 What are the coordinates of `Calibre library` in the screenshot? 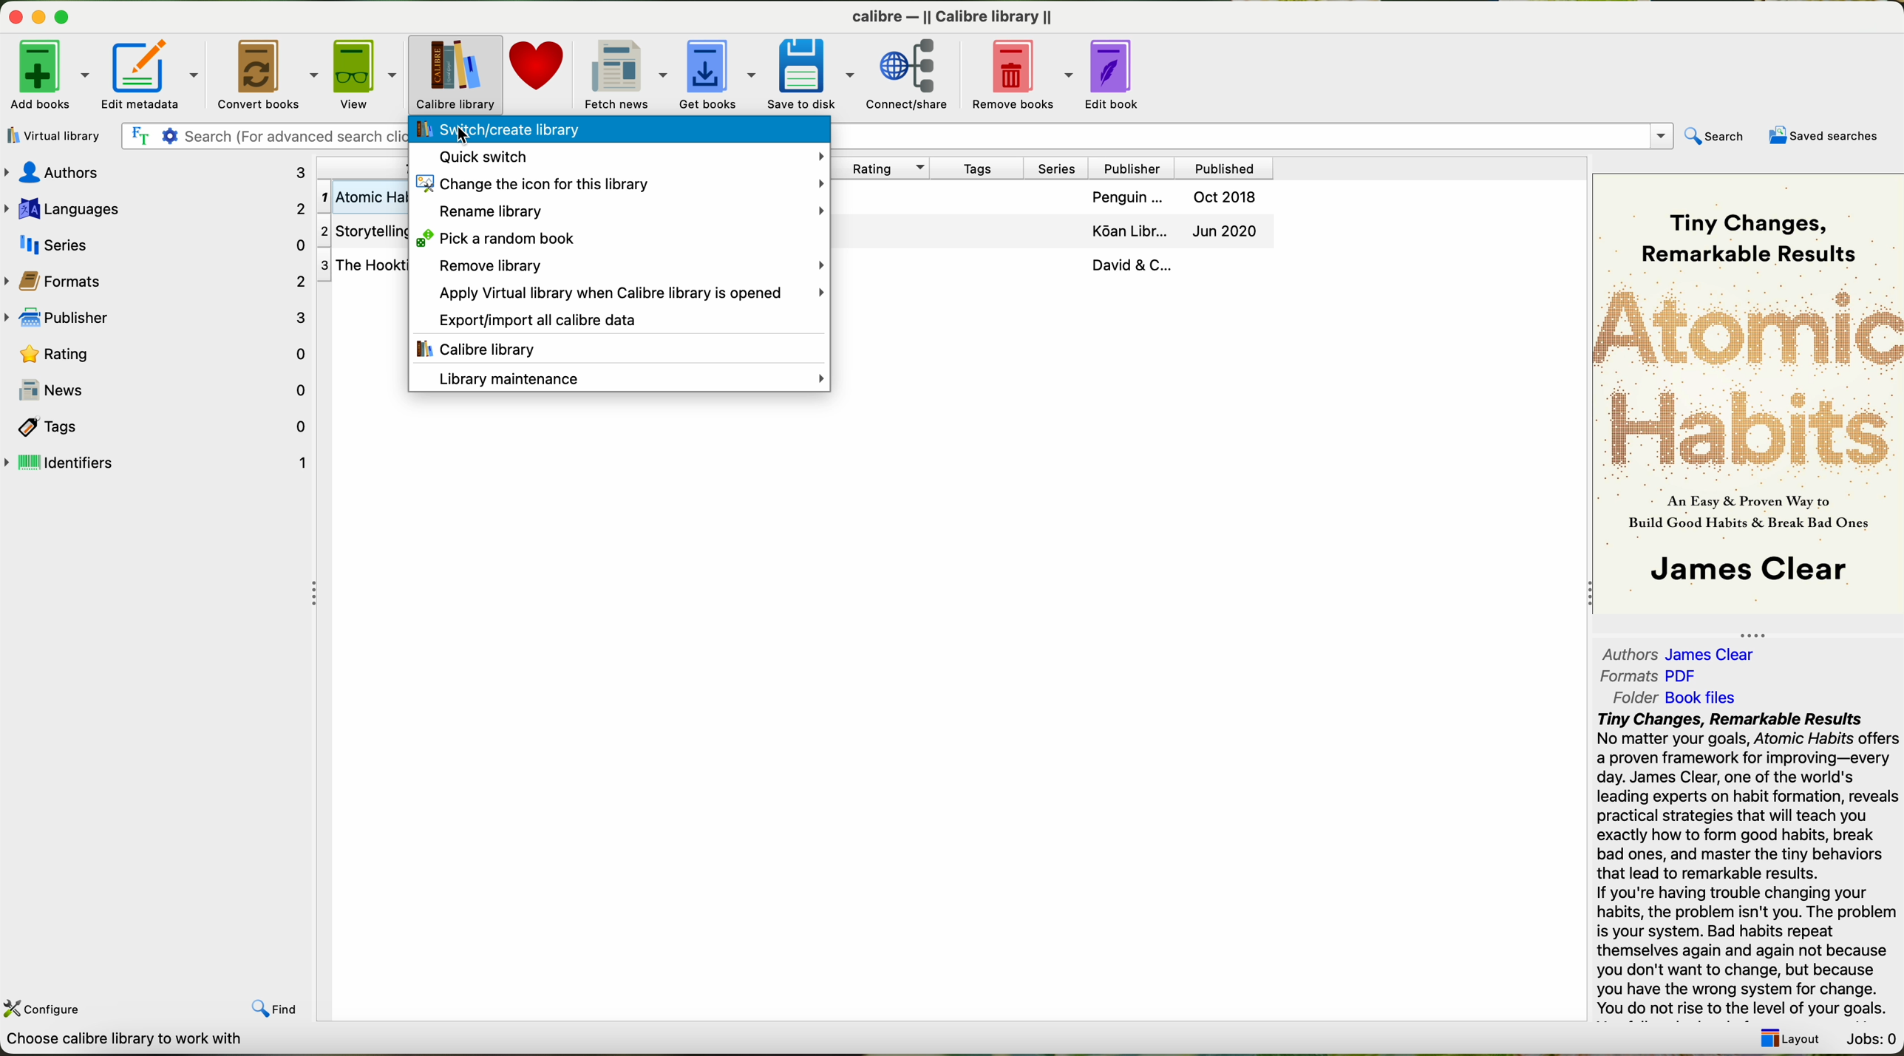 It's located at (480, 349).